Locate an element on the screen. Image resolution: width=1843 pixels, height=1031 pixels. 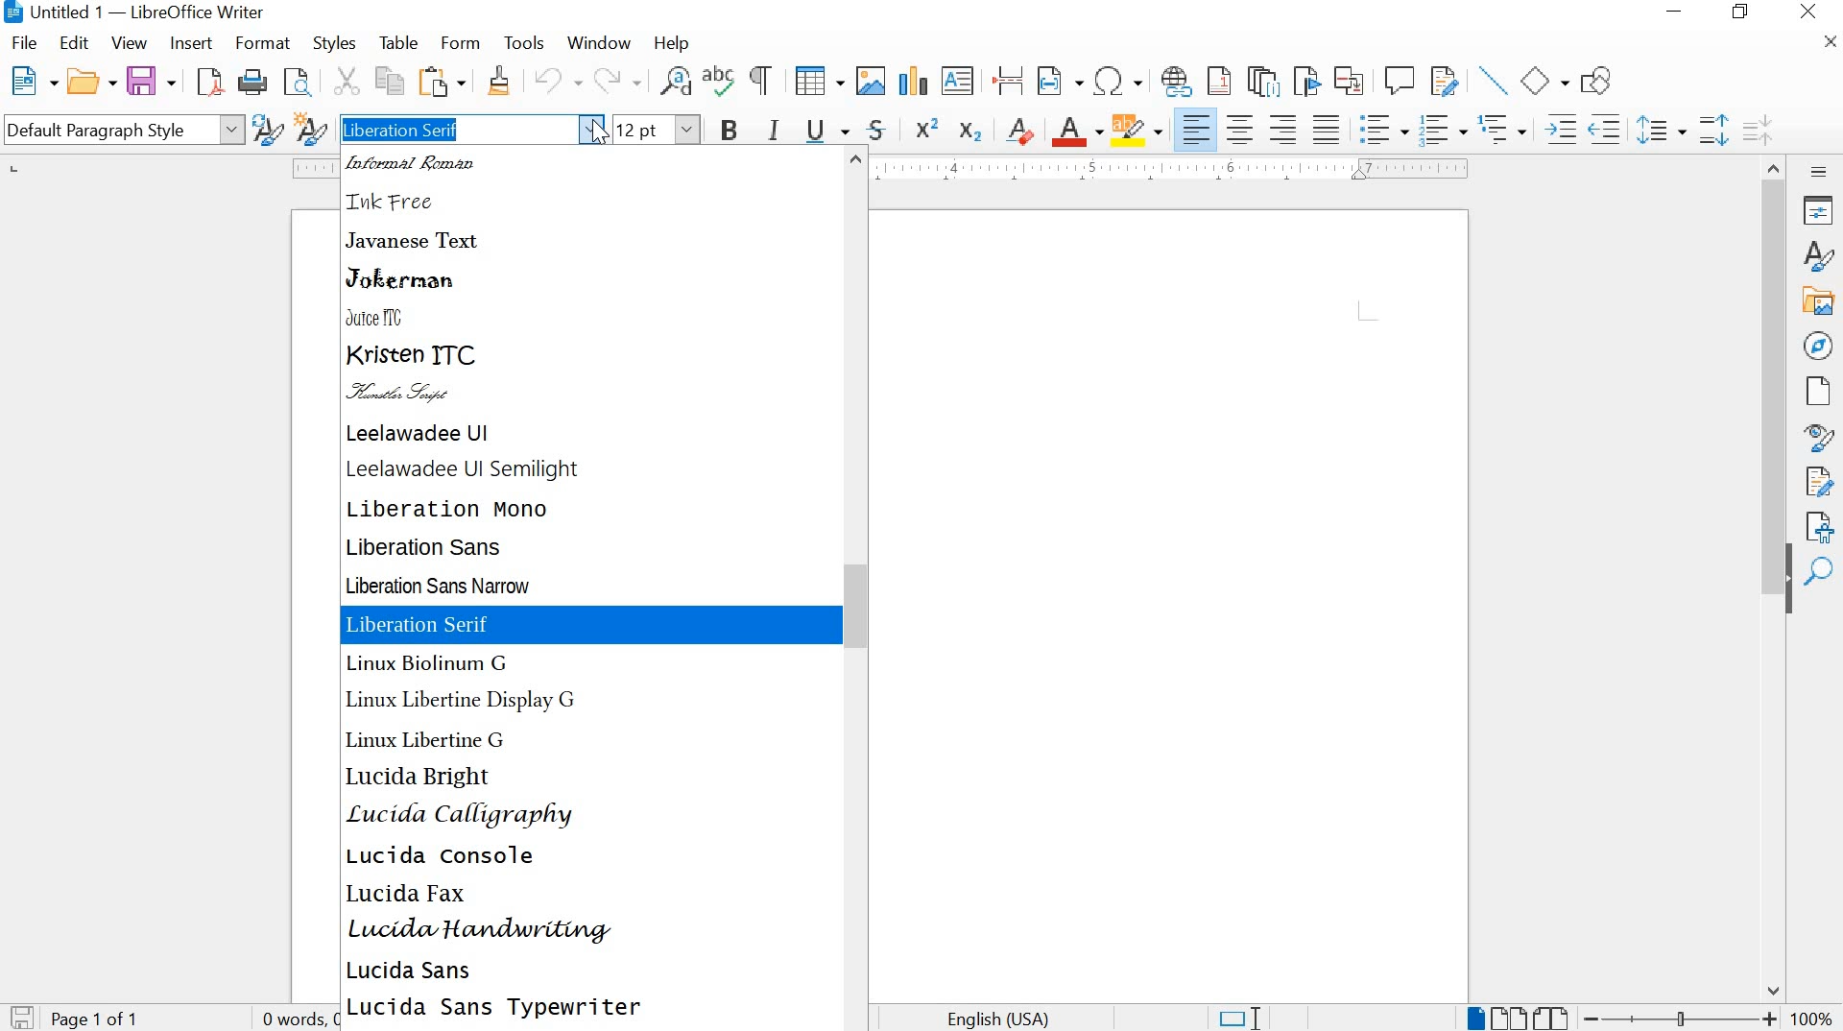
TEXT LANGUAGe is located at coordinates (1009, 1017).